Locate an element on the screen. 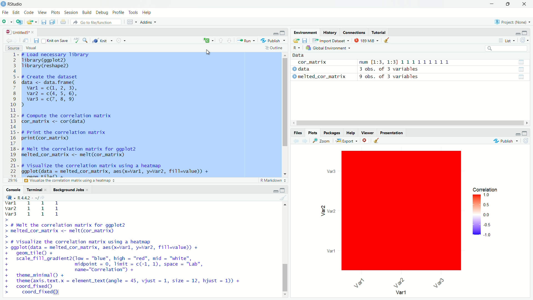  run is located at coordinates (245, 41).